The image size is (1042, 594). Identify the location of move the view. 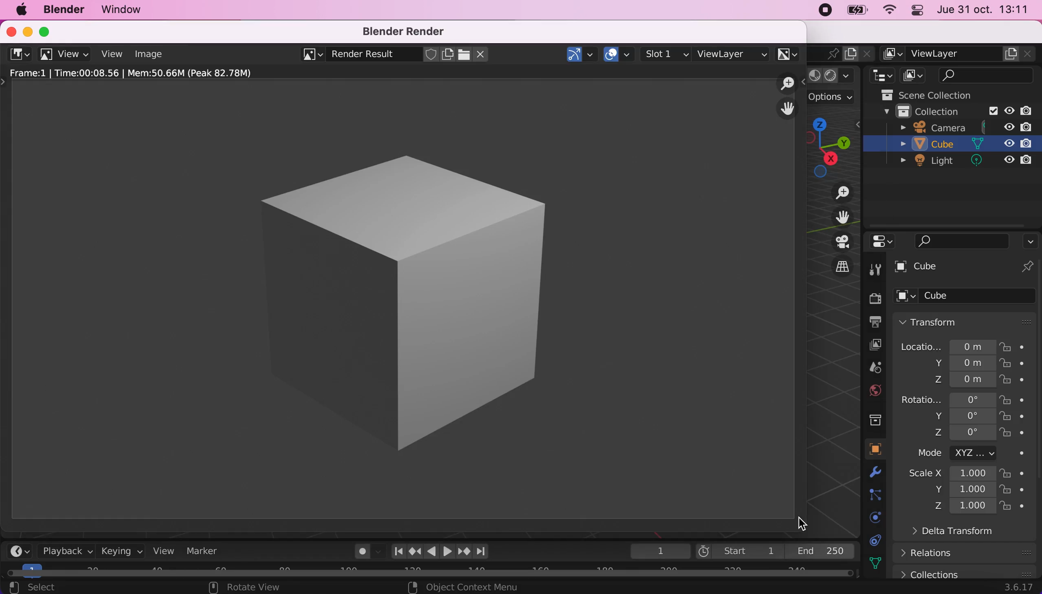
(836, 217).